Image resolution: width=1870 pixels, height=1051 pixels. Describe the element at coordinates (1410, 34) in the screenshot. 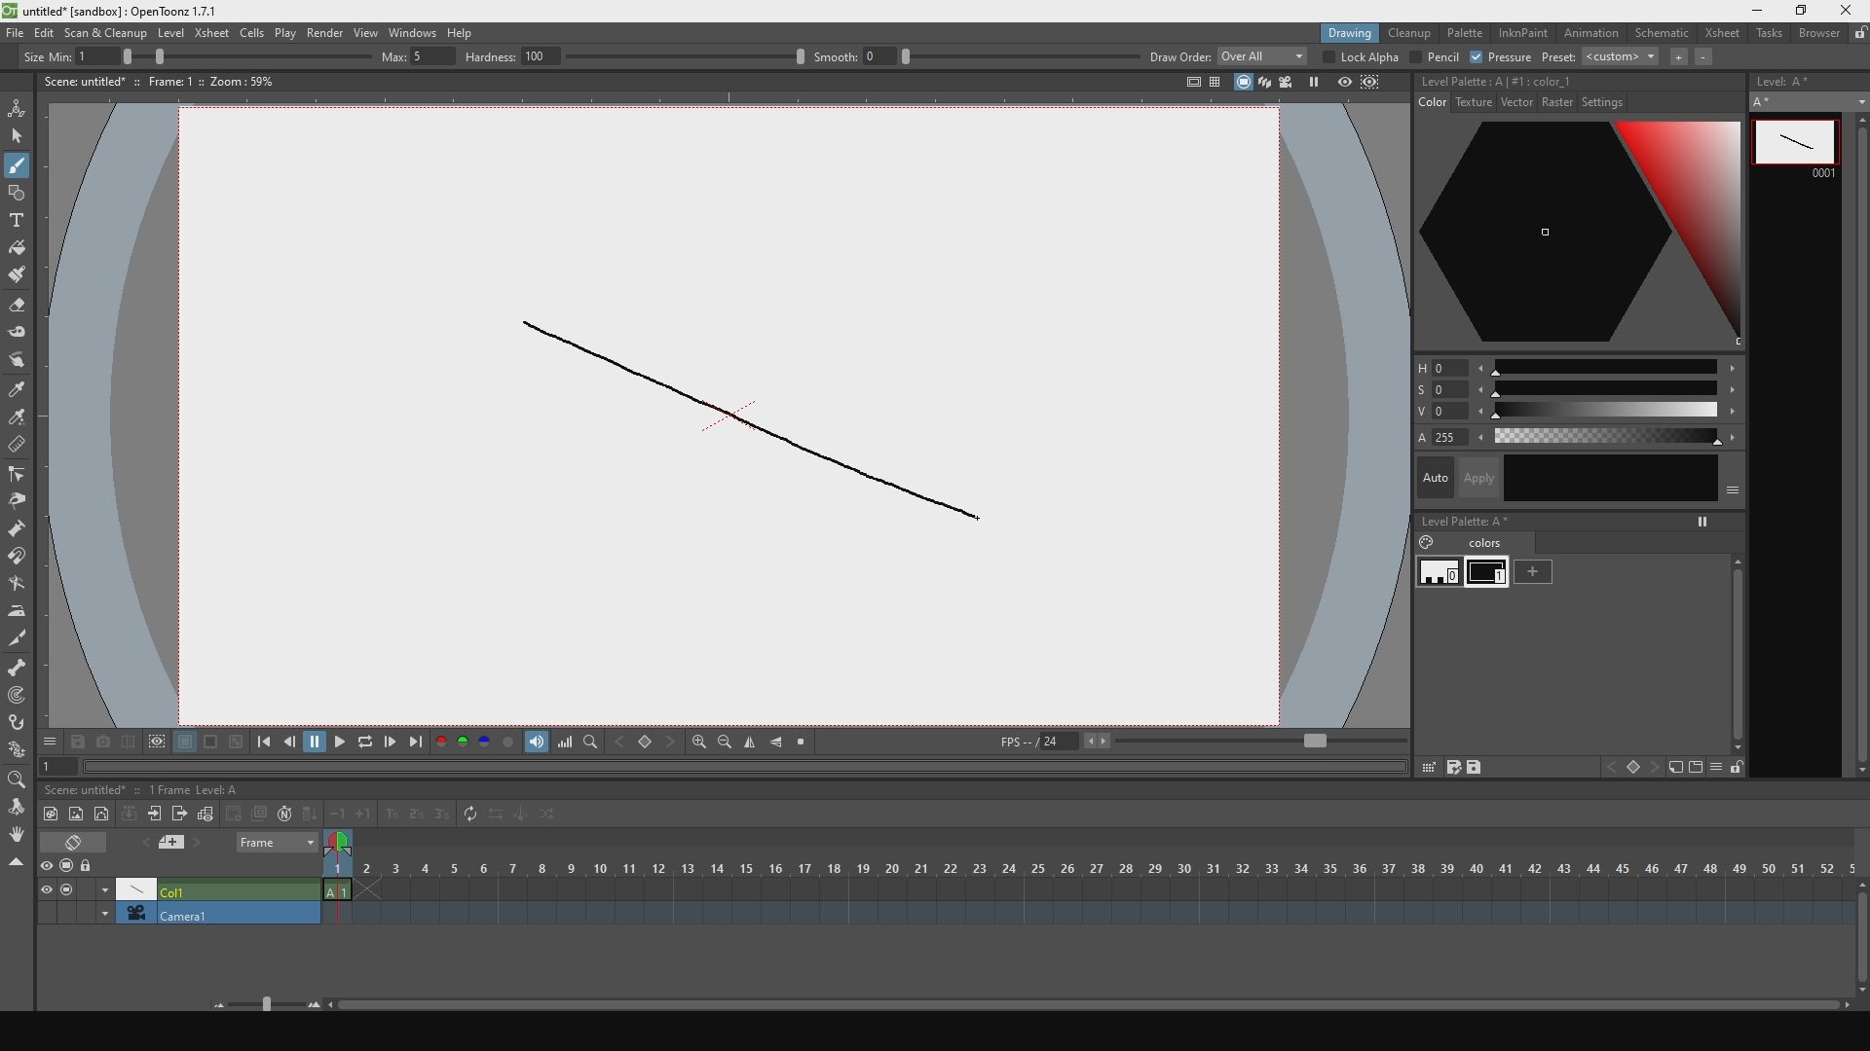

I see `cleanup` at that location.